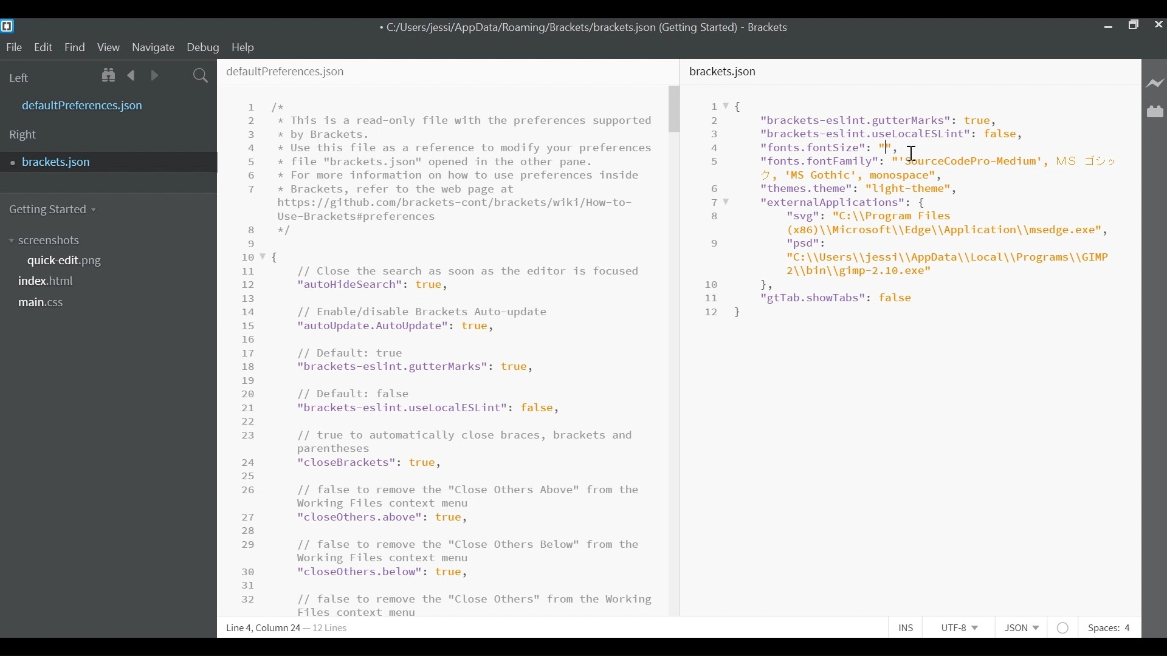 This screenshot has height=656, width=1167. Describe the element at coordinates (13, 47) in the screenshot. I see `File` at that location.